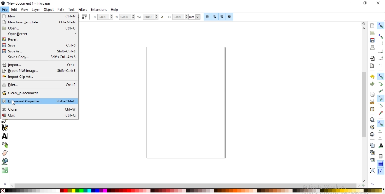 The image size is (385, 194). What do you see at coordinates (85, 17) in the screenshot?
I see `raise selection to top` at bounding box center [85, 17].